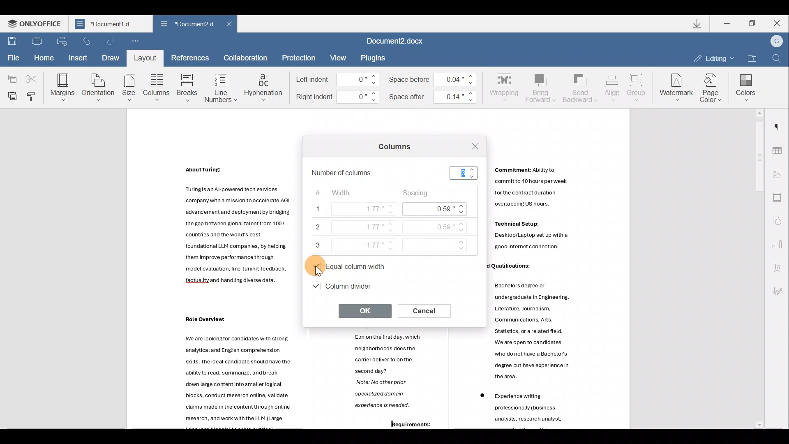 The width and height of the screenshot is (789, 444). Describe the element at coordinates (352, 220) in the screenshot. I see `Width` at that location.